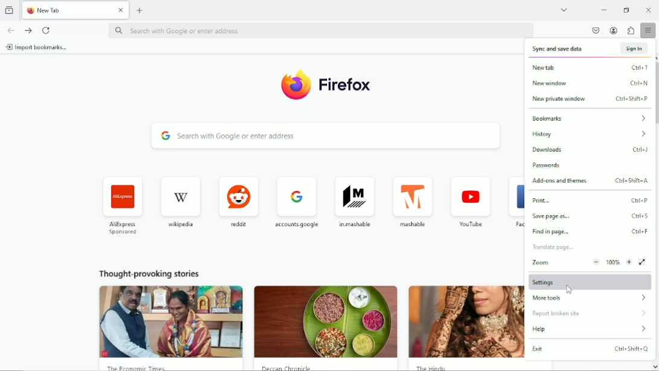  What do you see at coordinates (604, 9) in the screenshot?
I see `minimize` at bounding box center [604, 9].